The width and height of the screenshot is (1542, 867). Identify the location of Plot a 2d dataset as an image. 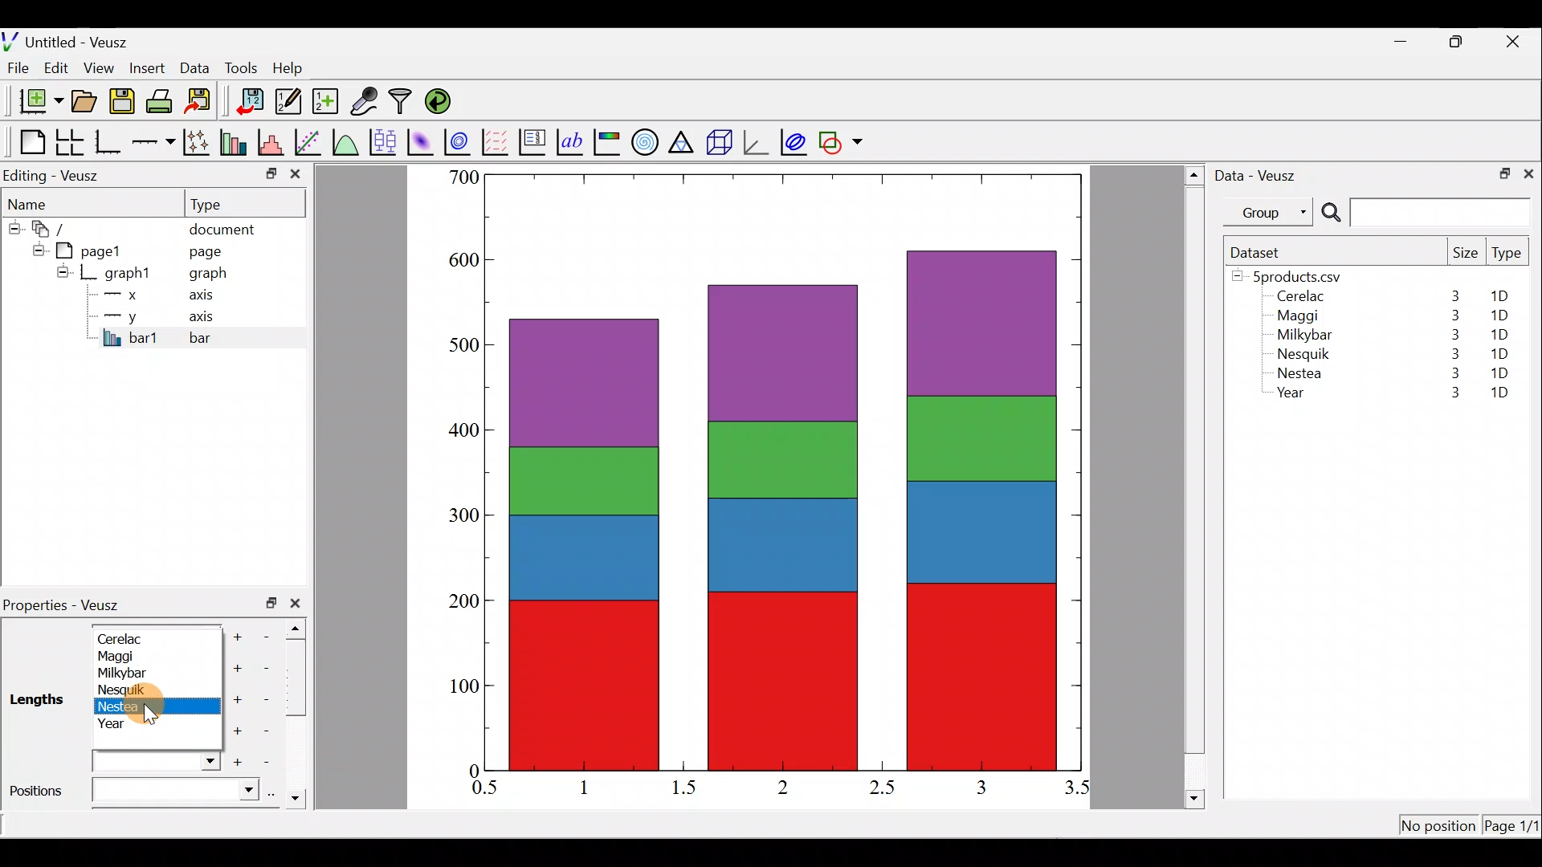
(422, 140).